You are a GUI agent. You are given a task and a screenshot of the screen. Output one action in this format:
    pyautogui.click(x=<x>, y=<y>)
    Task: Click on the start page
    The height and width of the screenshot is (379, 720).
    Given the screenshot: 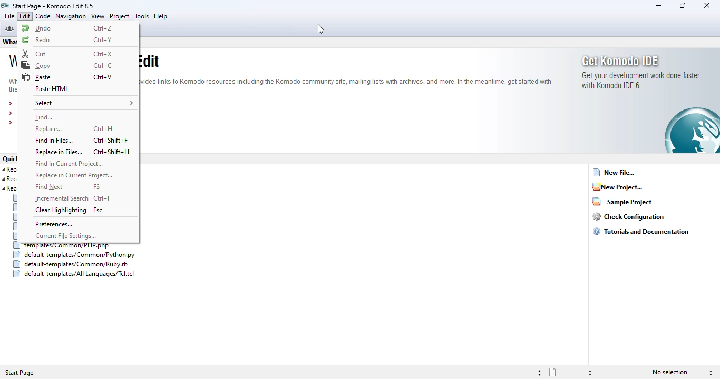 What is the action you would take?
    pyautogui.click(x=54, y=6)
    